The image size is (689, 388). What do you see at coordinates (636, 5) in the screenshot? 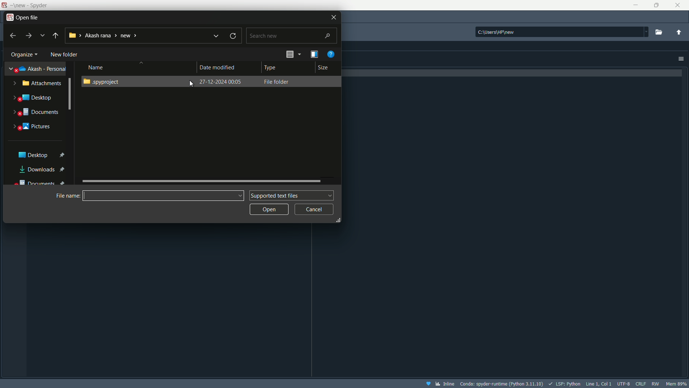
I see `minimize` at bounding box center [636, 5].